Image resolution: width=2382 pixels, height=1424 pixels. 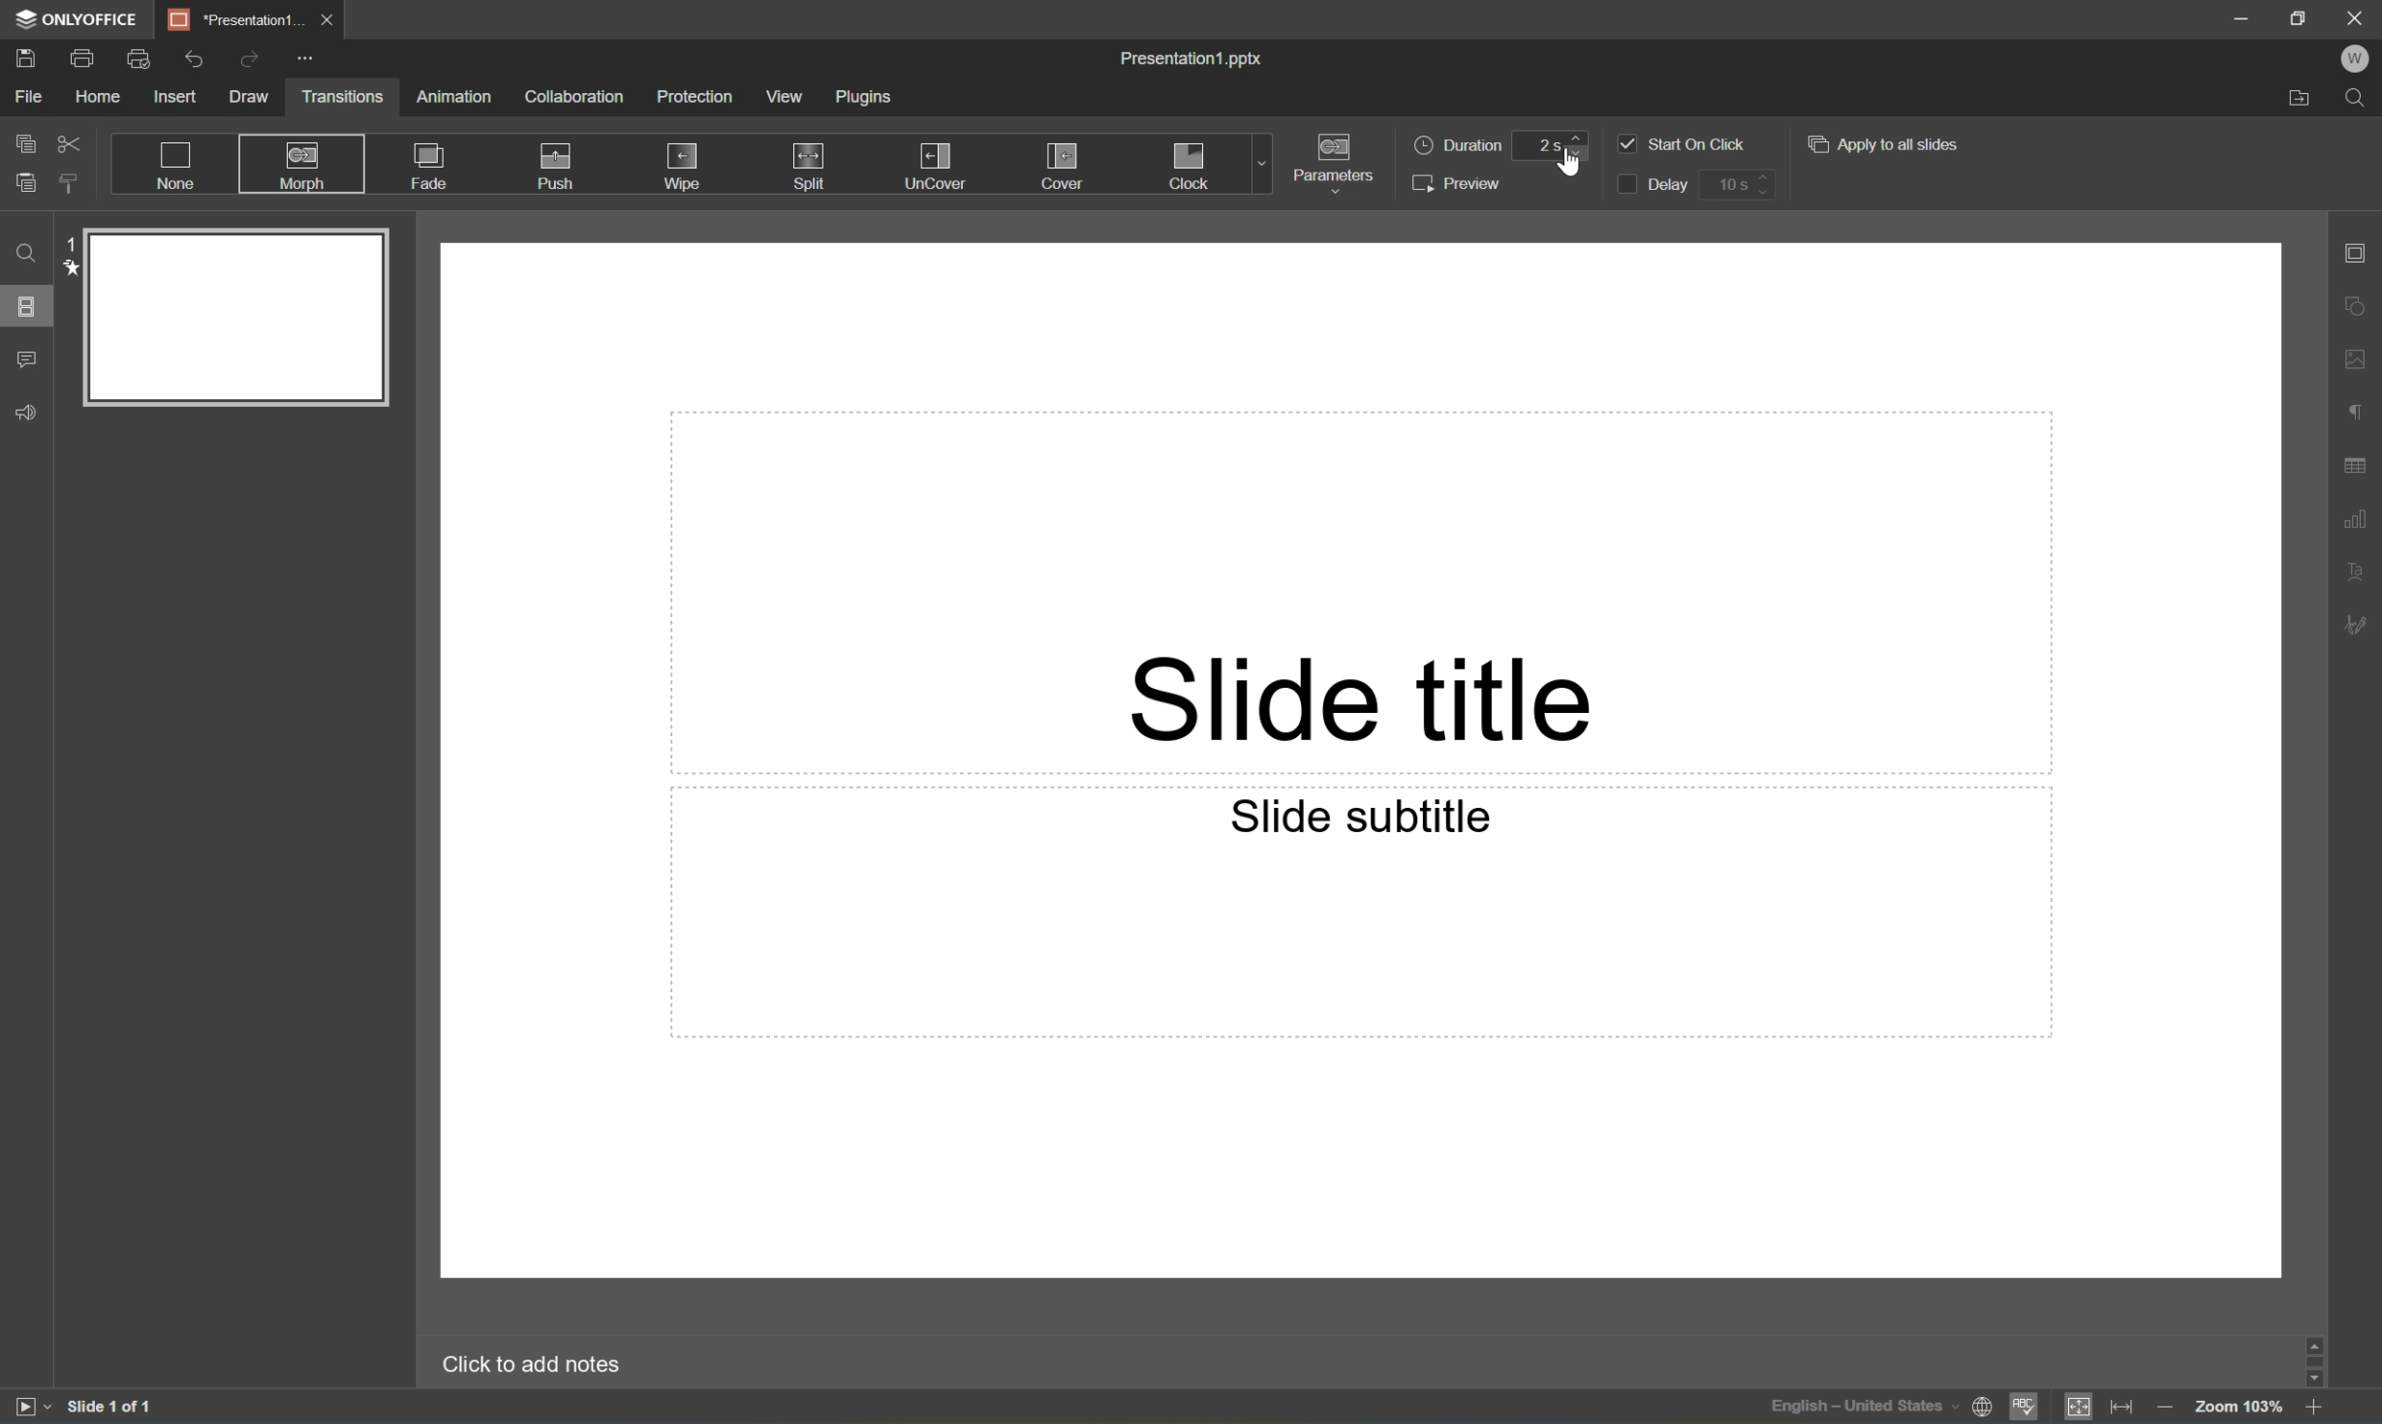 What do you see at coordinates (1649, 186) in the screenshot?
I see `Delay` at bounding box center [1649, 186].